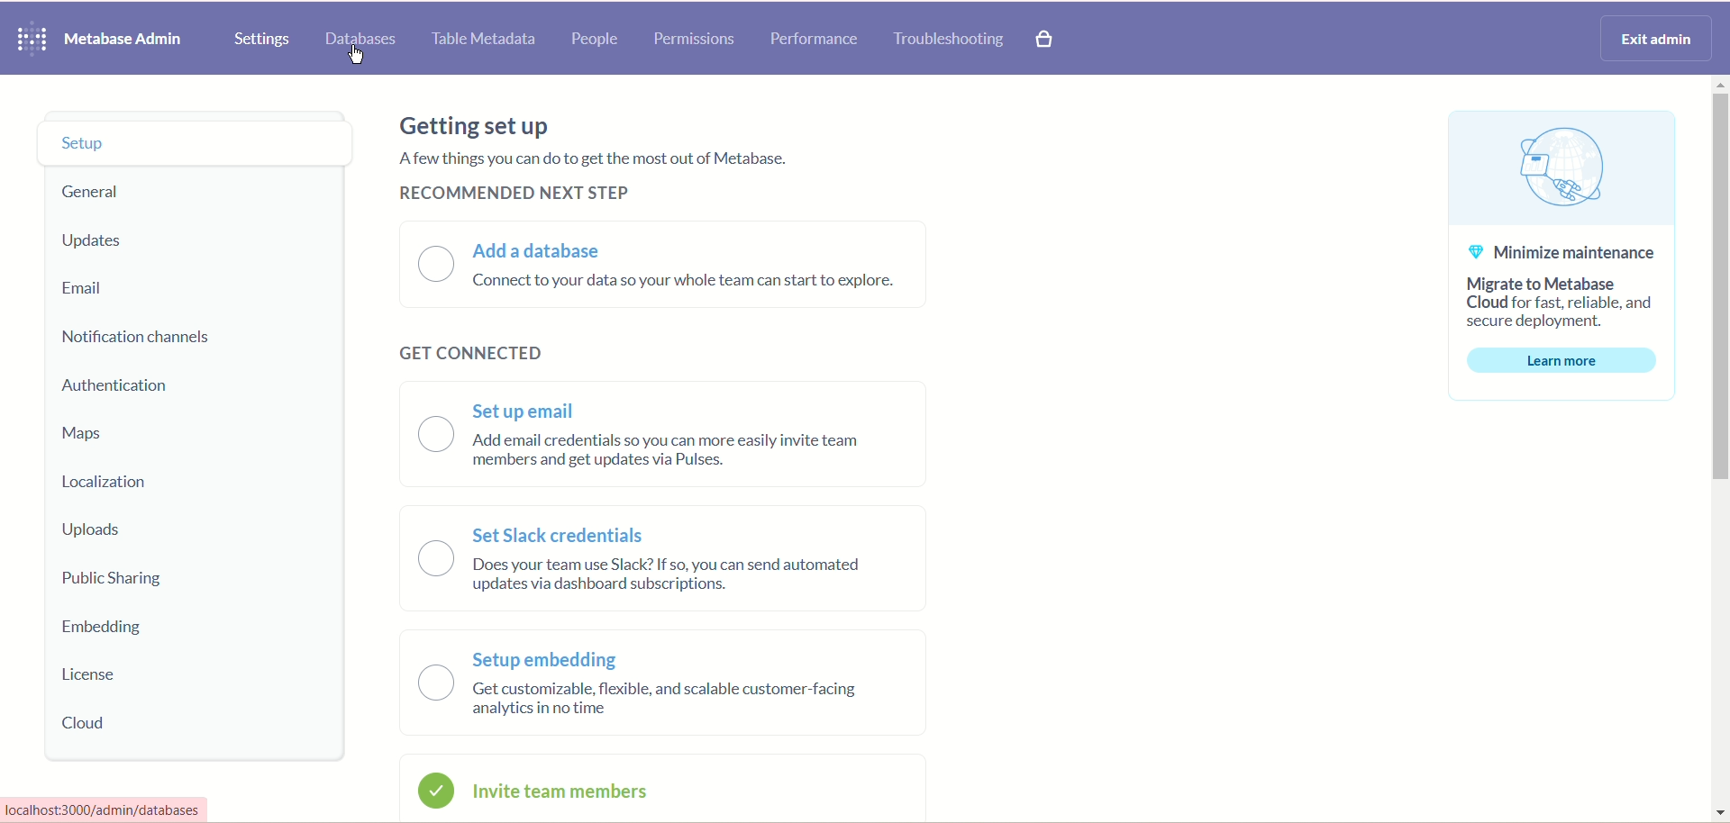 The width and height of the screenshot is (1730, 823). Describe the element at coordinates (106, 628) in the screenshot. I see `embedding` at that location.